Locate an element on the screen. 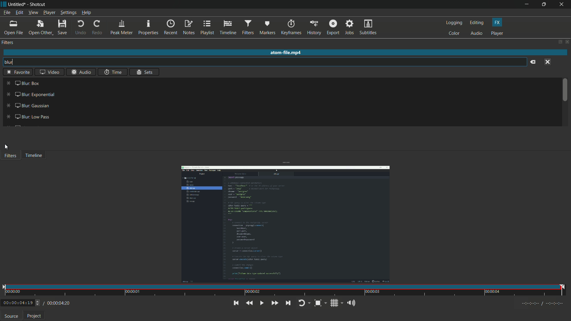  cursor is located at coordinates (7, 147).